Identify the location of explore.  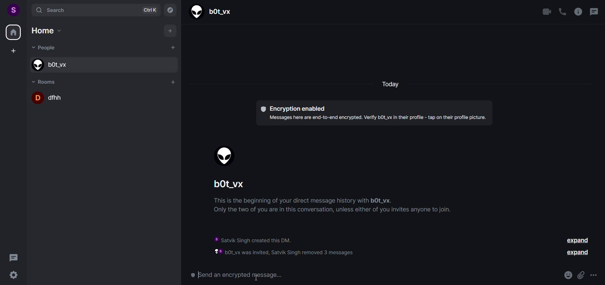
(170, 10).